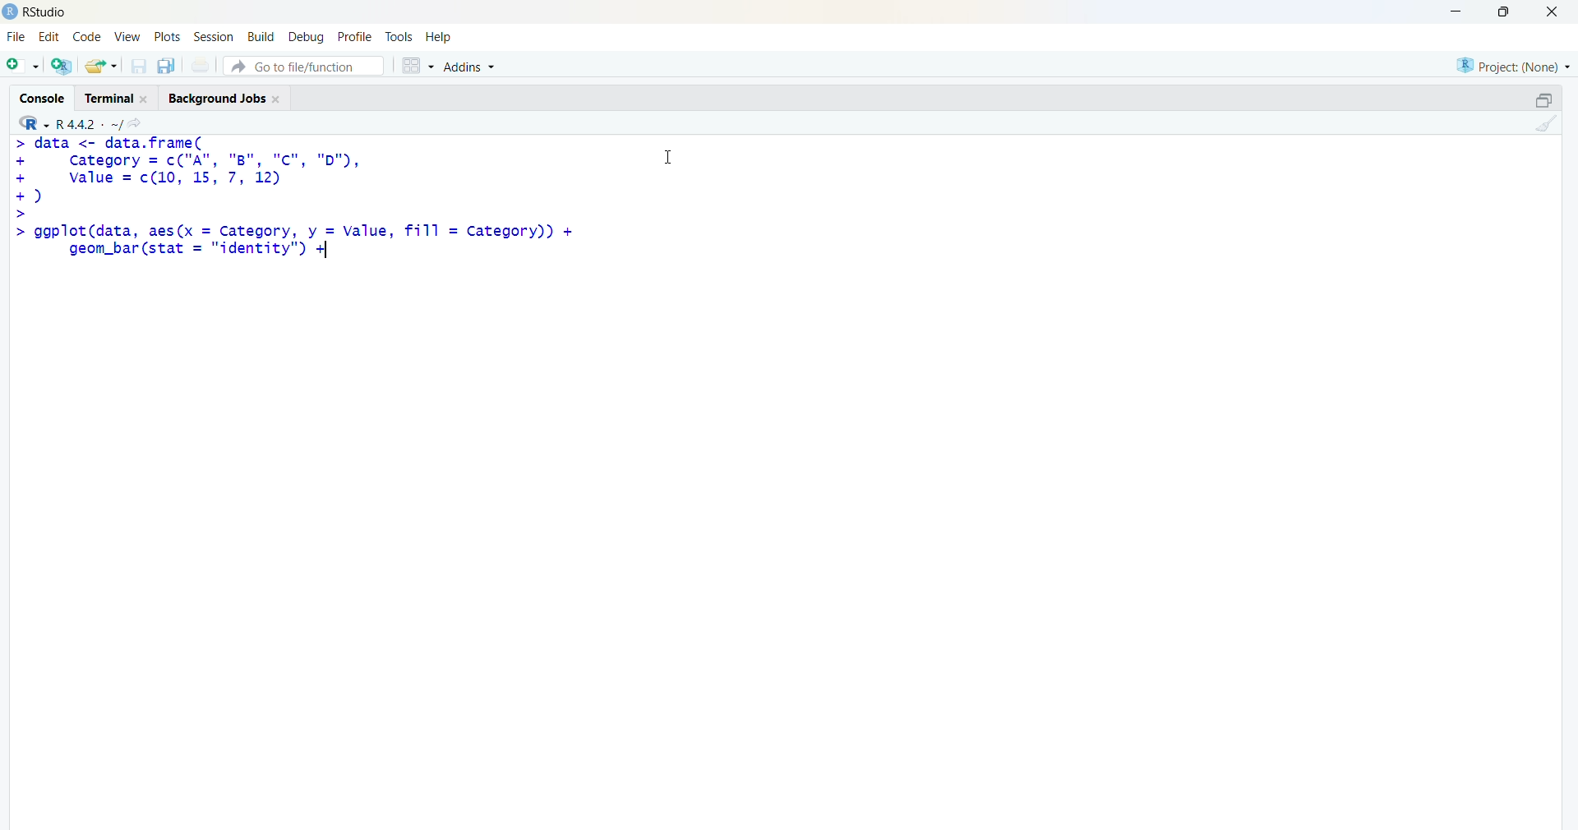 The height and width of the screenshot is (830, 1578). Describe the element at coordinates (169, 37) in the screenshot. I see `plots` at that location.